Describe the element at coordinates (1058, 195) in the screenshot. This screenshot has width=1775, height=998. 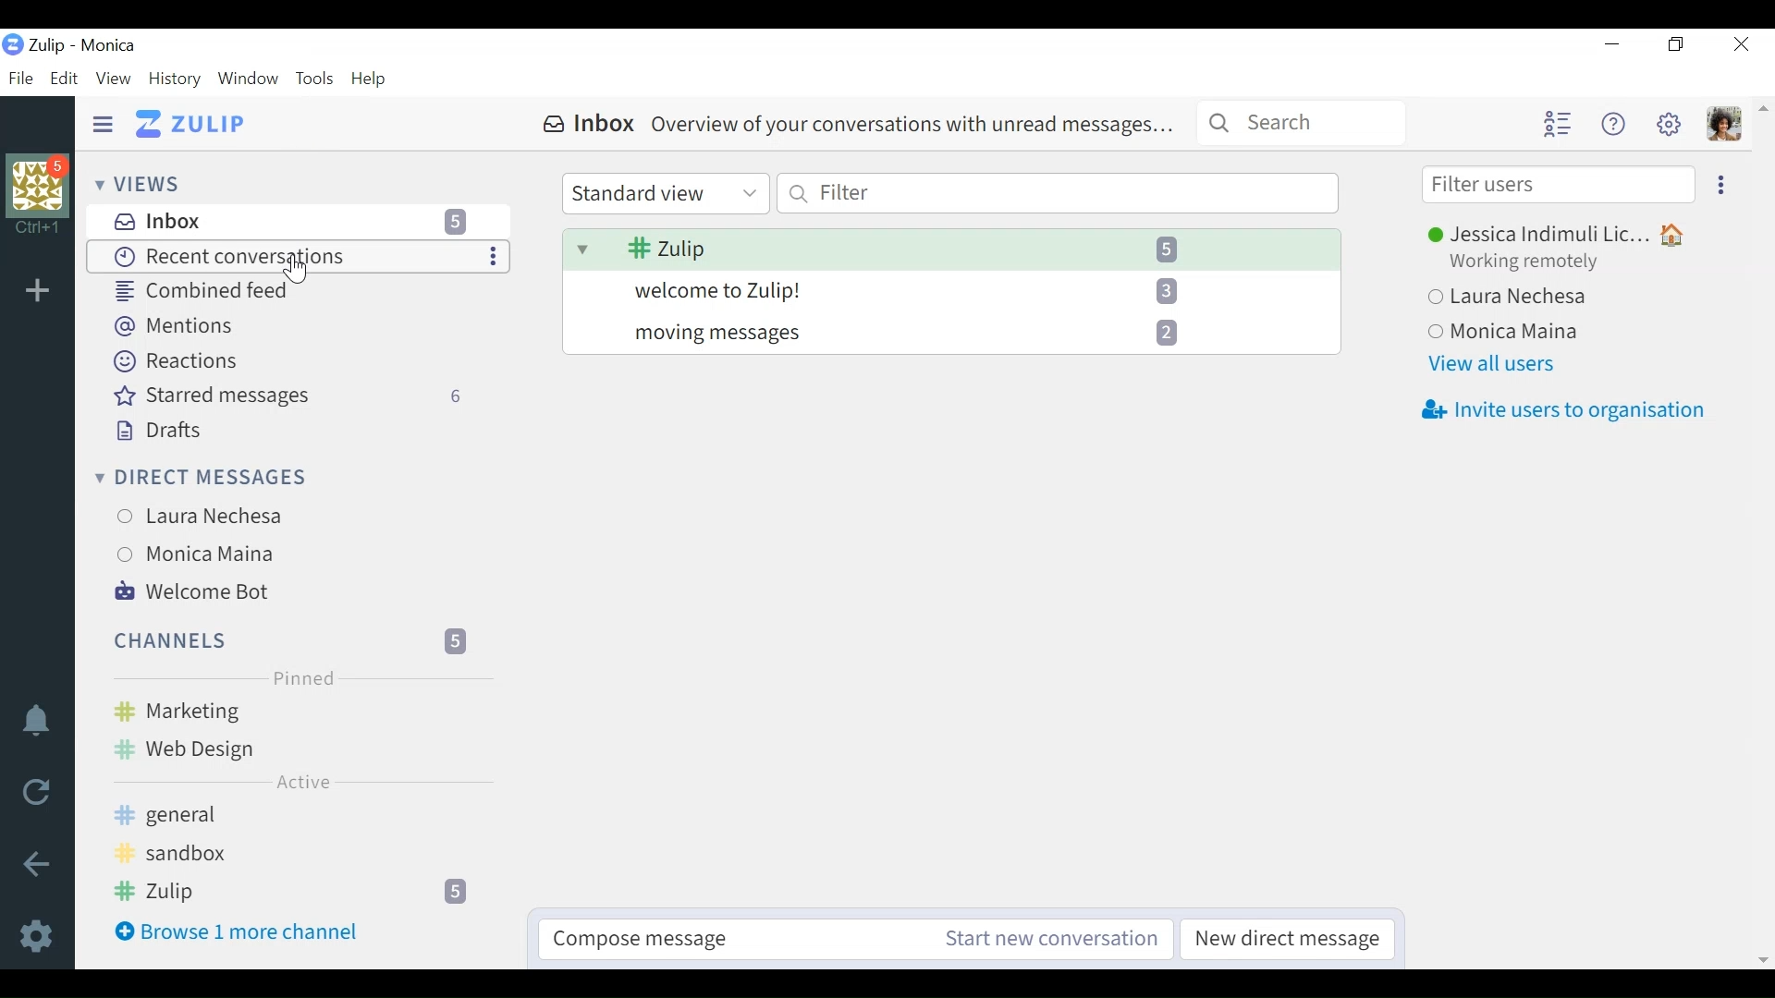
I see `Filter` at that location.